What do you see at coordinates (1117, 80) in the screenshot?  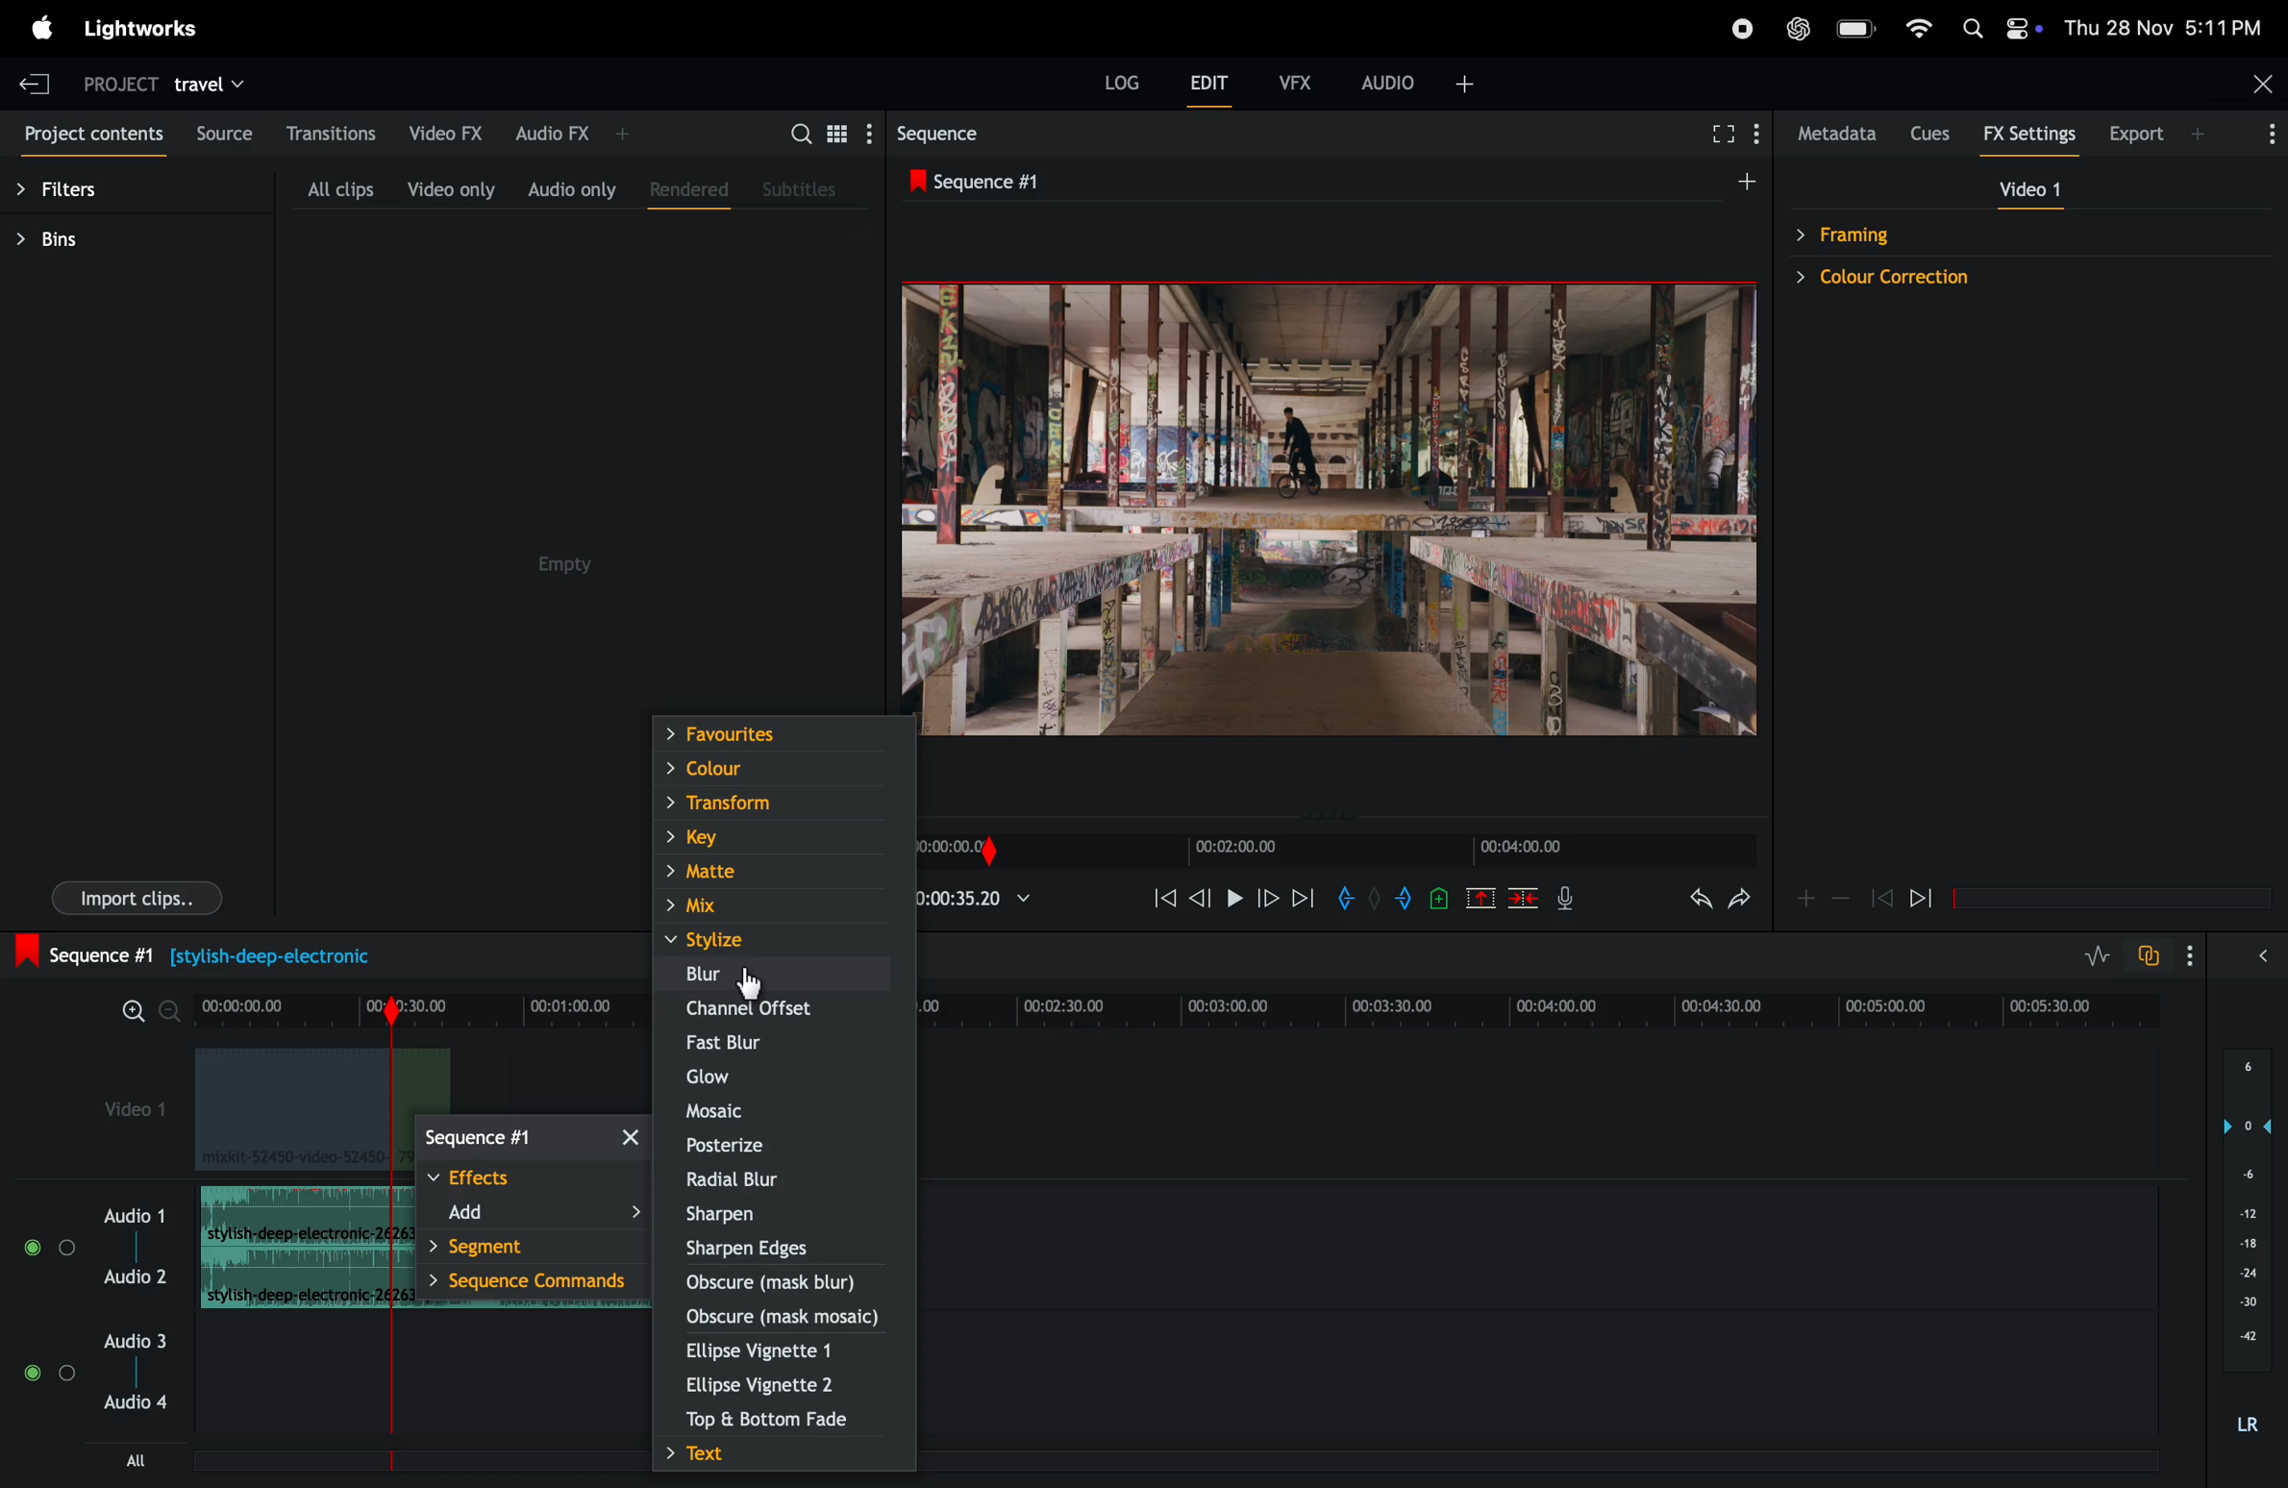 I see `log` at bounding box center [1117, 80].